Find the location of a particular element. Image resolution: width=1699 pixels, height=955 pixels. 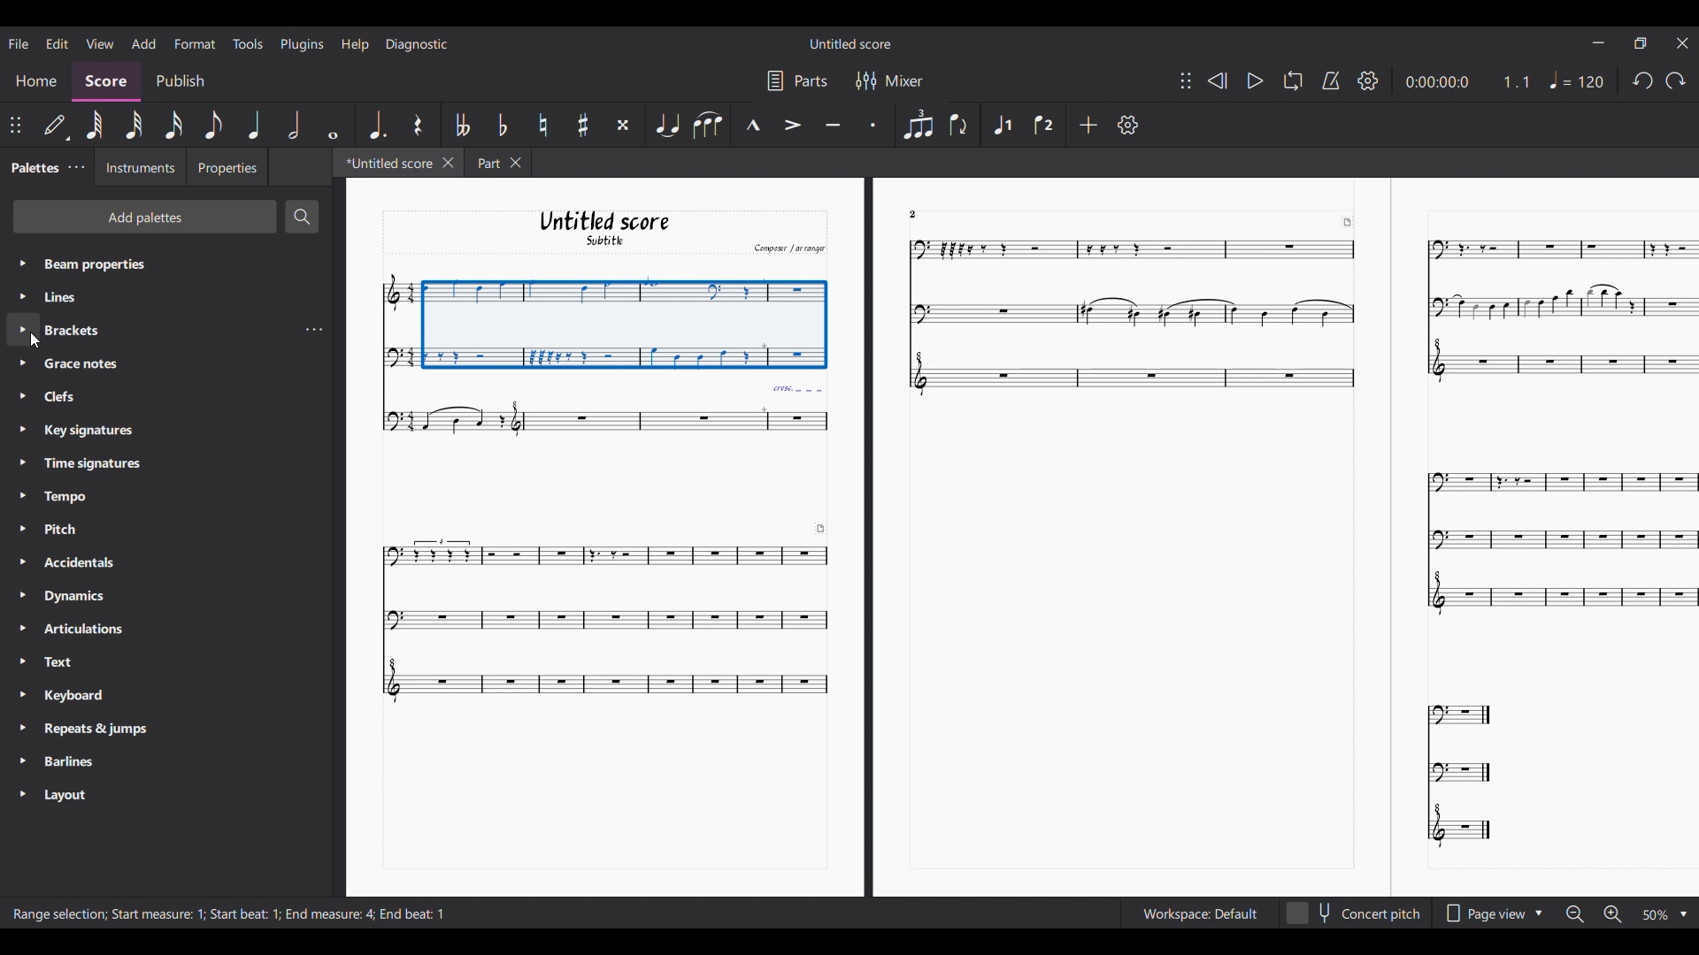

Augmentation dot is located at coordinates (376, 125).